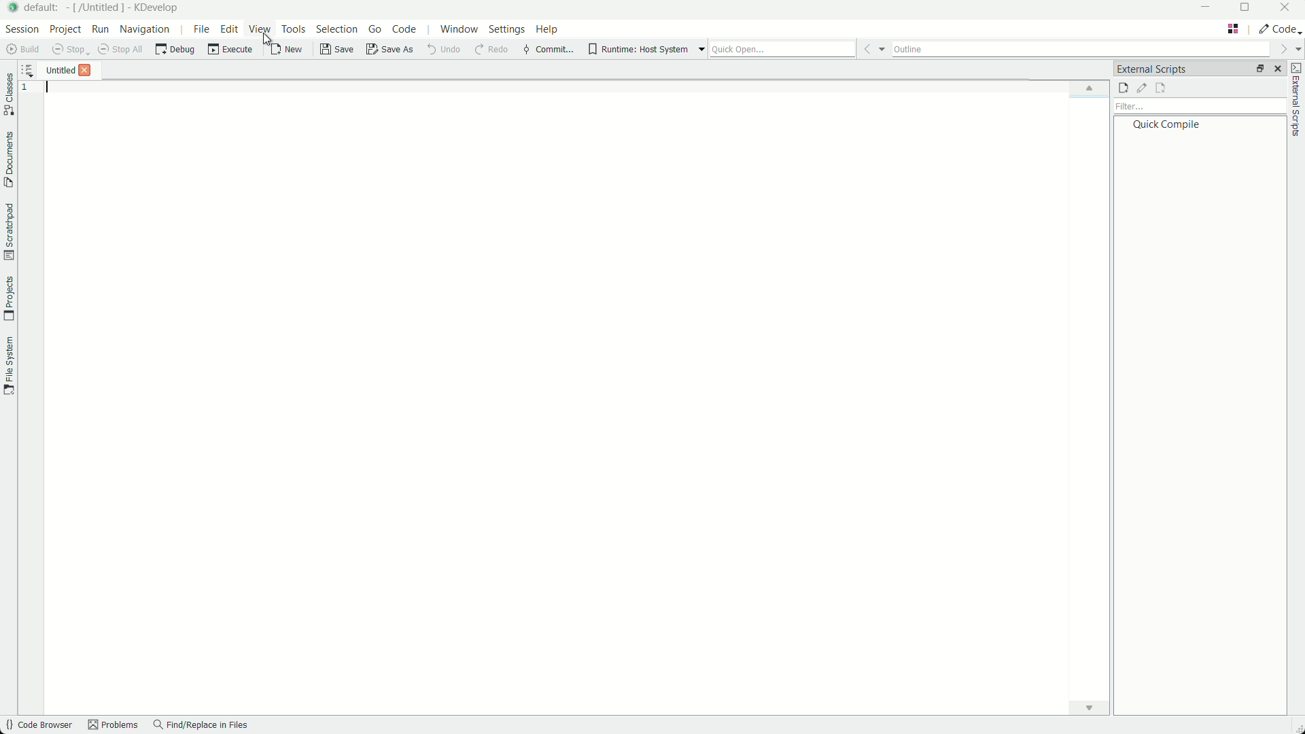 This screenshot has width=1305, height=734. I want to click on execute actions to change the area, so click(1280, 31).